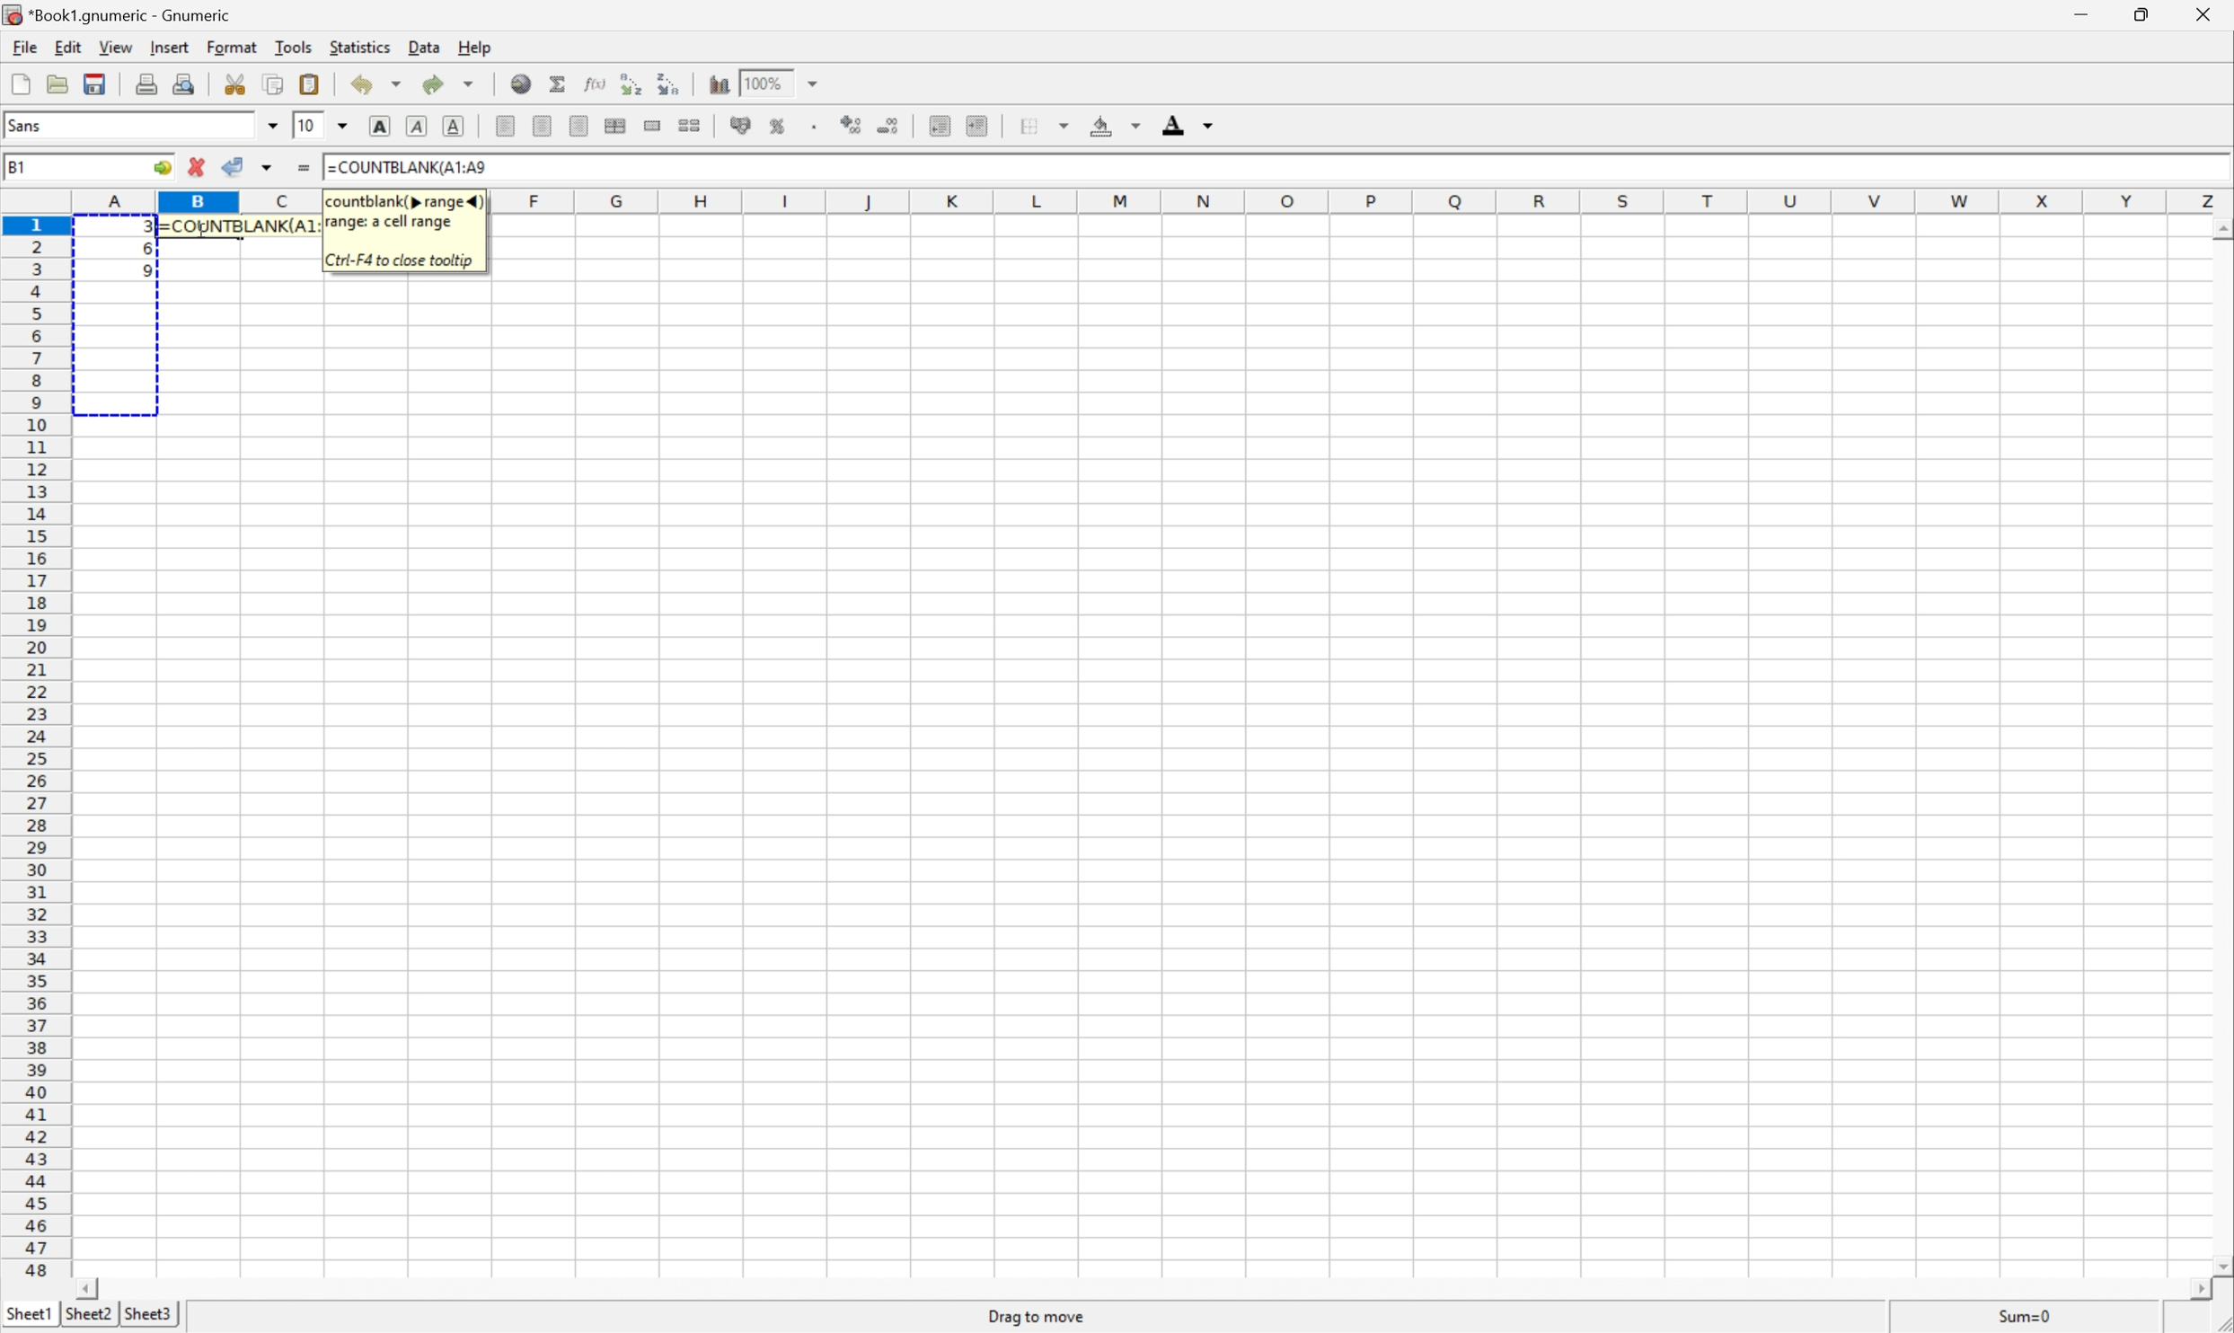 The width and height of the screenshot is (2234, 1333). What do you see at coordinates (269, 168) in the screenshot?
I see `Accept changes in multiple cells` at bounding box center [269, 168].